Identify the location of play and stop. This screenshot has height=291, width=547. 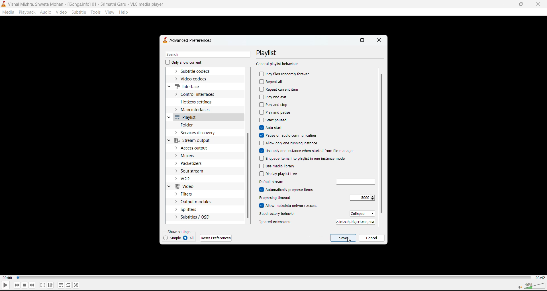
(273, 105).